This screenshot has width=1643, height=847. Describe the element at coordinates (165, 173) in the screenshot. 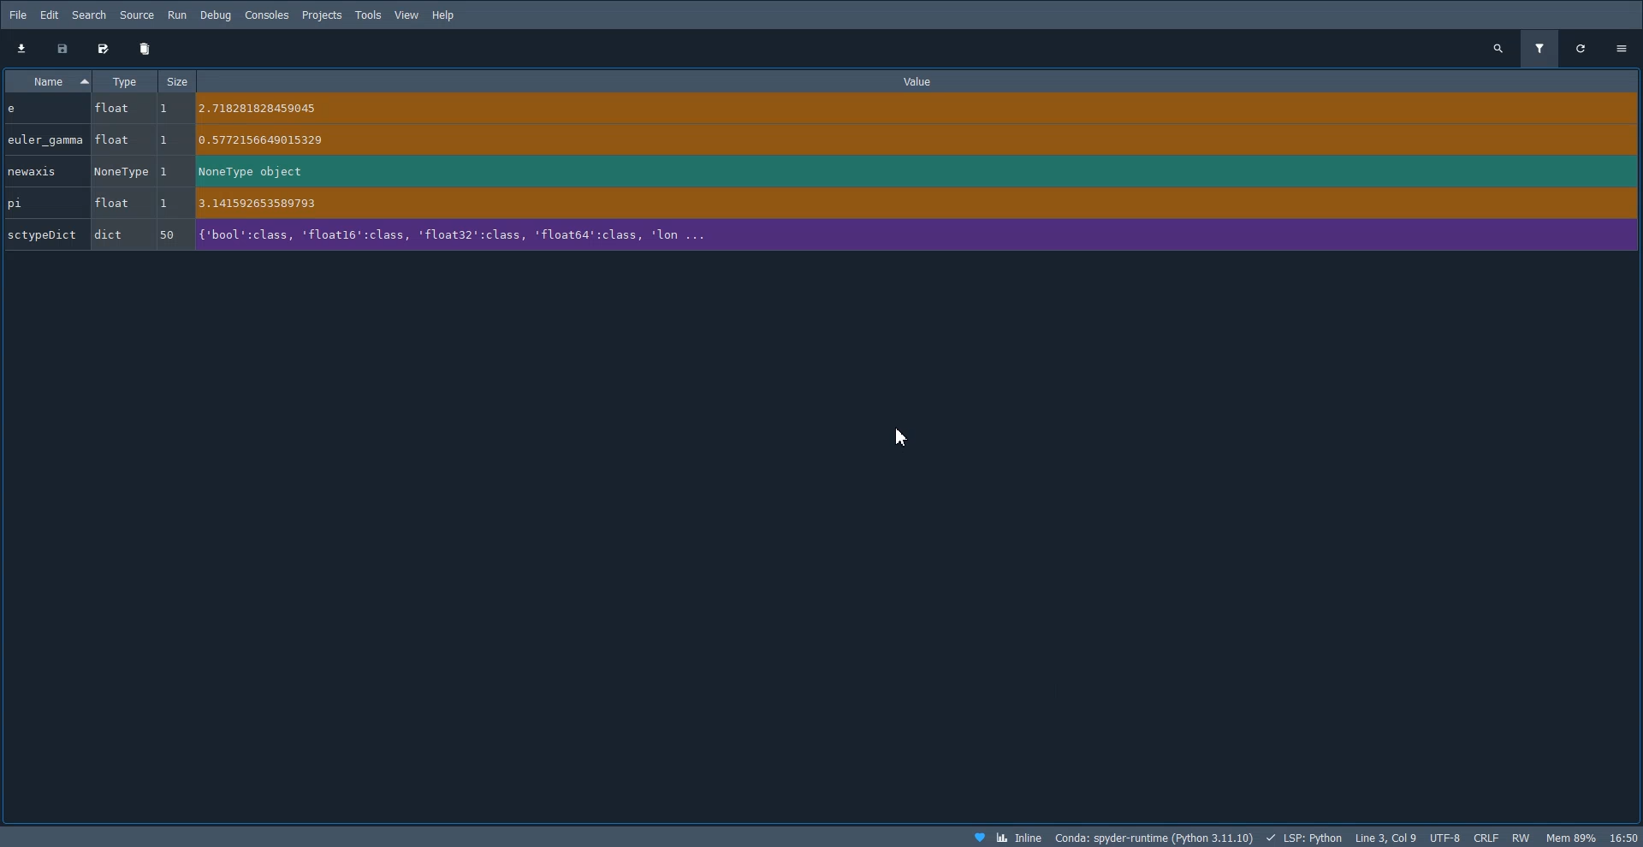

I see `1` at that location.